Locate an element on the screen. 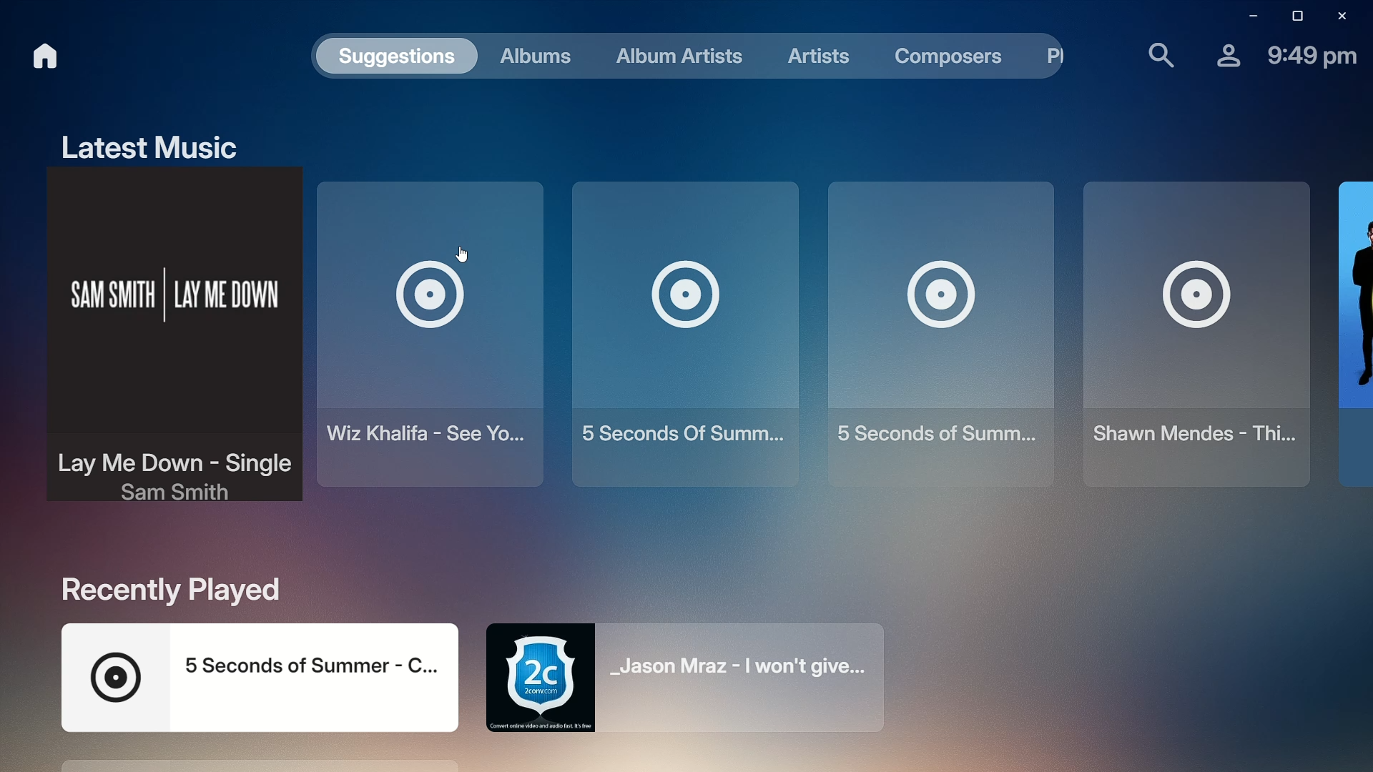 This screenshot has height=772, width=1373. Time is located at coordinates (1312, 54).